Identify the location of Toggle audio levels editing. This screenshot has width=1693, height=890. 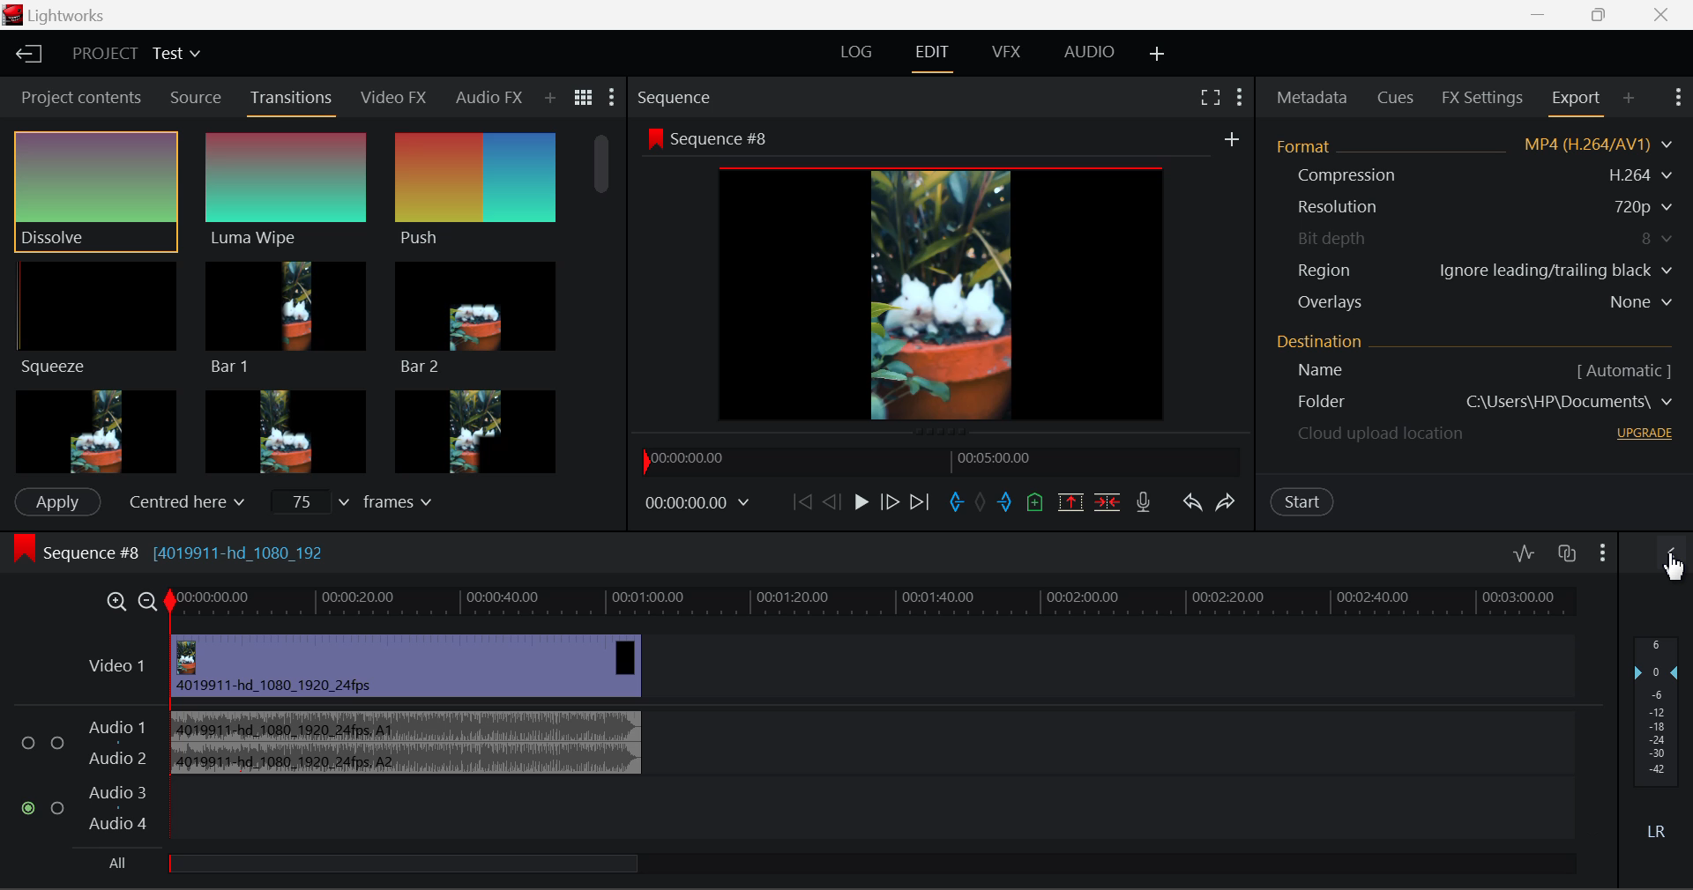
(1524, 552).